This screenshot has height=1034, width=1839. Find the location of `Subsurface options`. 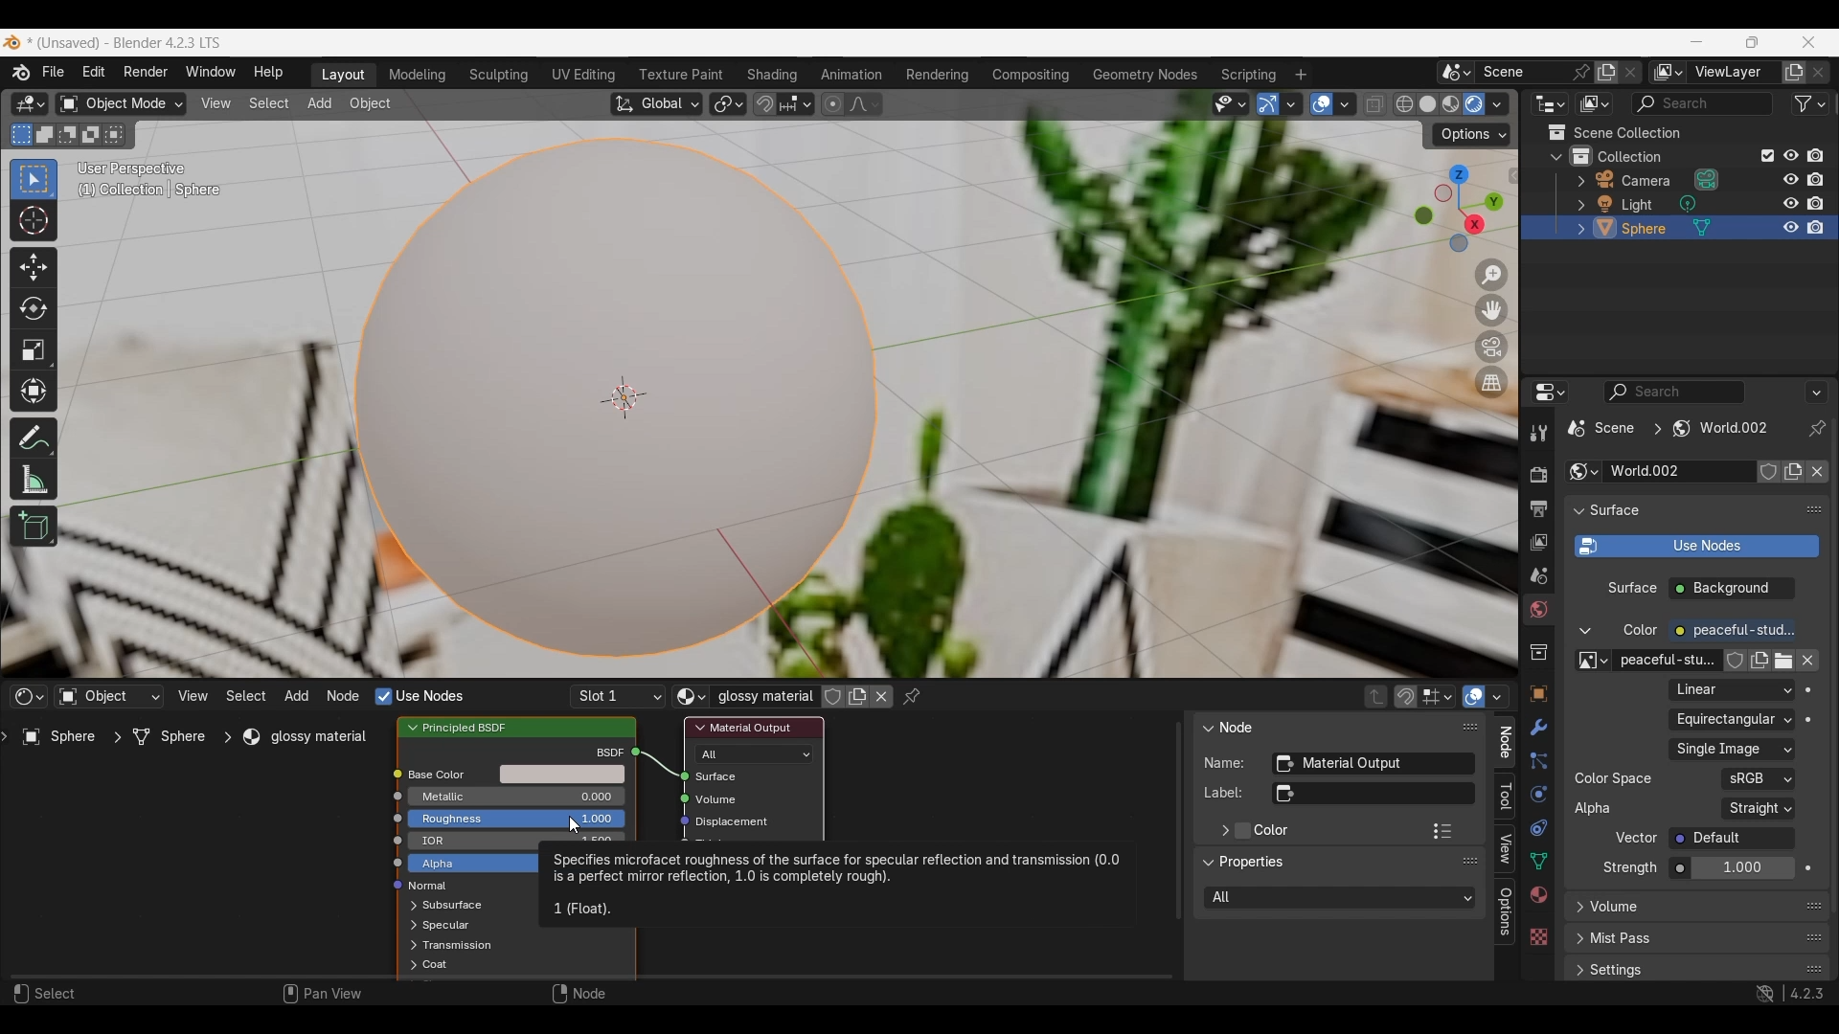

Subsurface options is located at coordinates (452, 905).